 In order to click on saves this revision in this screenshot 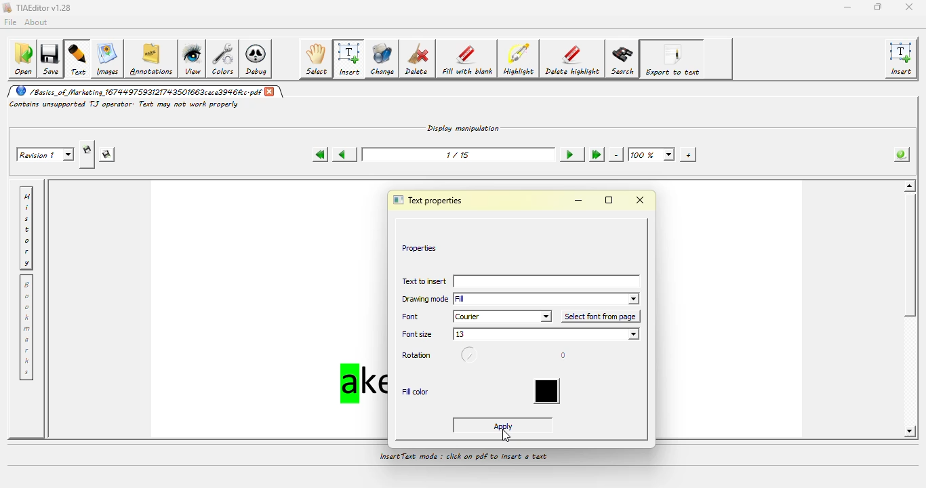, I will do `click(108, 155)`.